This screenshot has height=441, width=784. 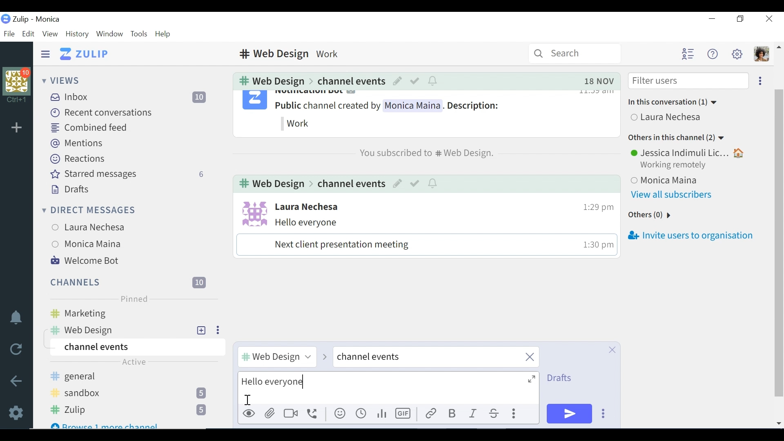 I want to click on User, so click(x=307, y=207).